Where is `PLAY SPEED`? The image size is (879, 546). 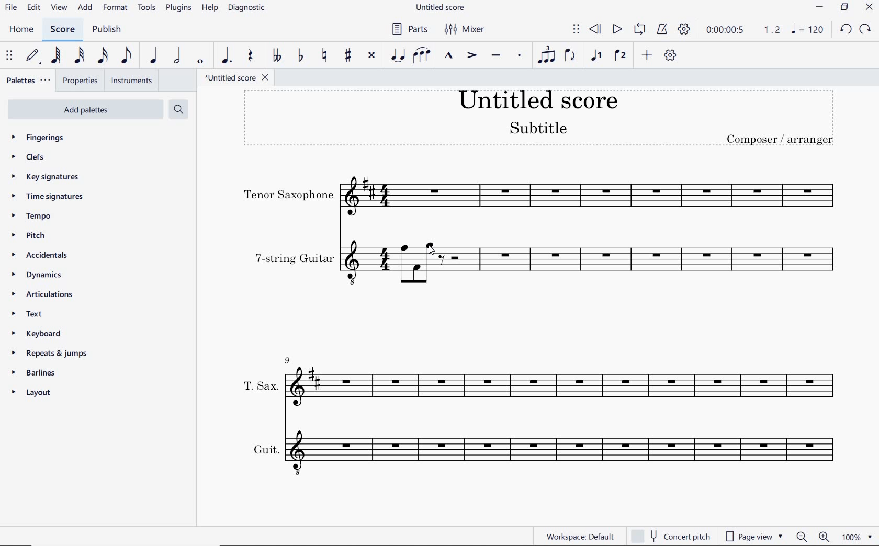 PLAY SPEED is located at coordinates (743, 30).